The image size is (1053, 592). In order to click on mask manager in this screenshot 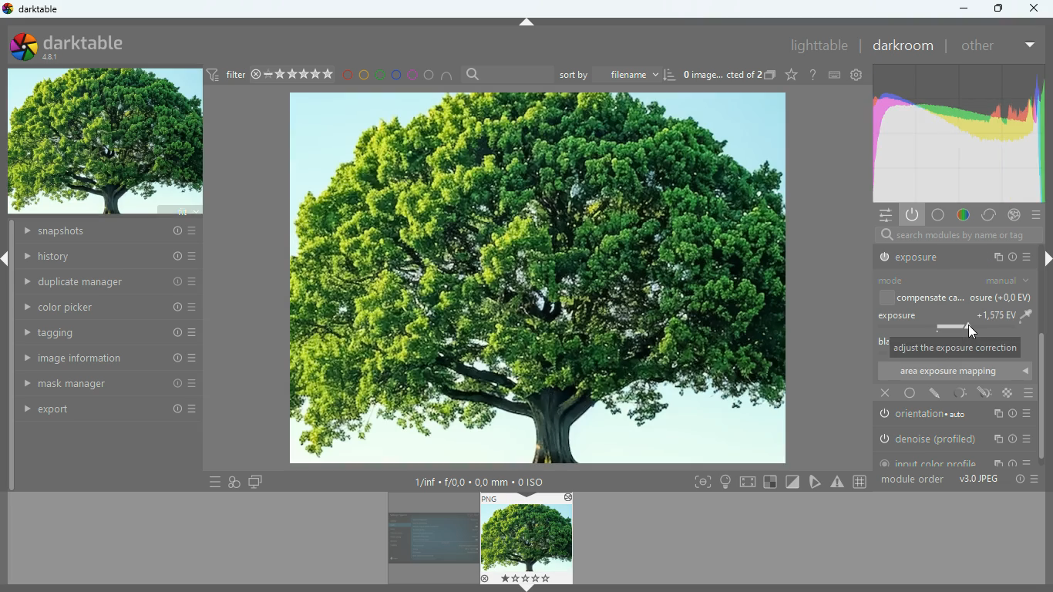, I will do `click(101, 385)`.